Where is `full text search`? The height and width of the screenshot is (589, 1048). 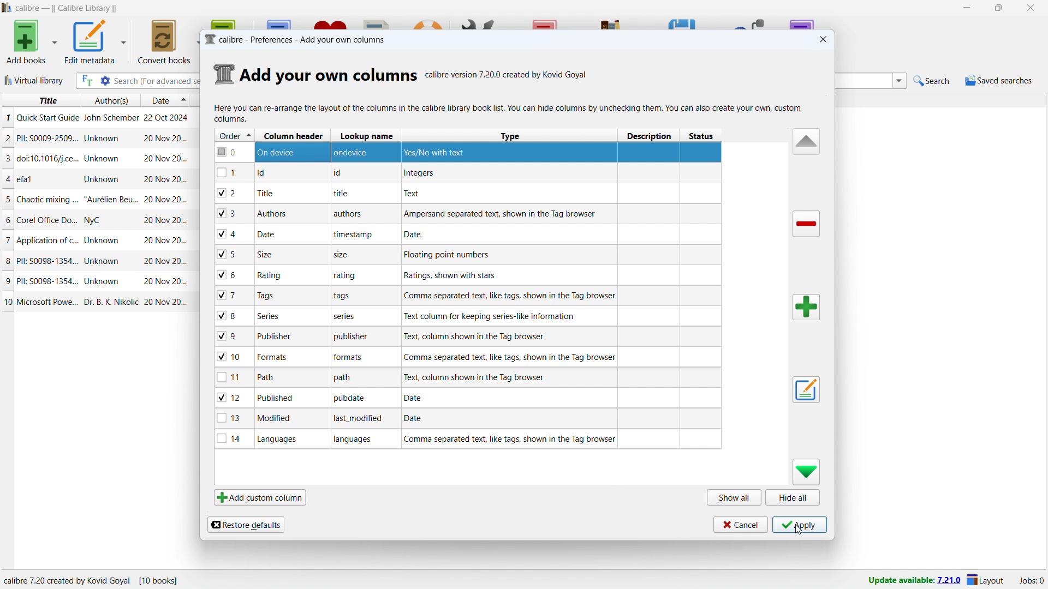
full text search is located at coordinates (87, 81).